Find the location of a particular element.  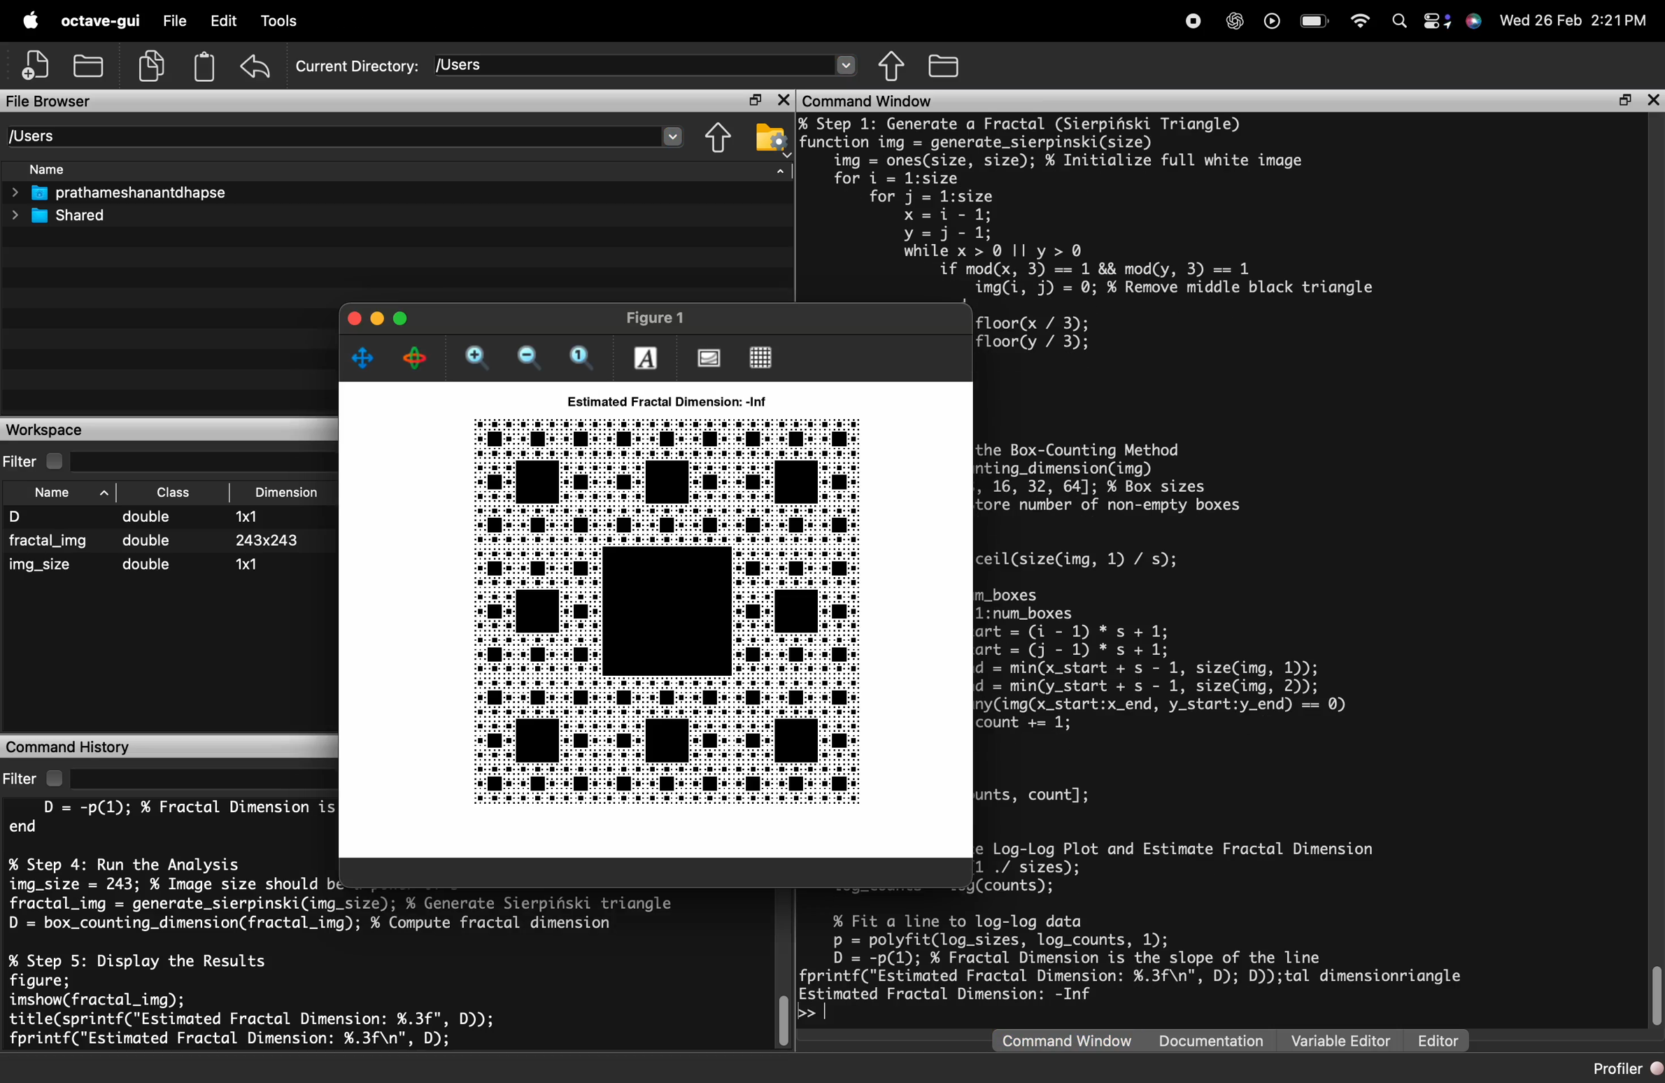

scroll bar is located at coordinates (786, 968).